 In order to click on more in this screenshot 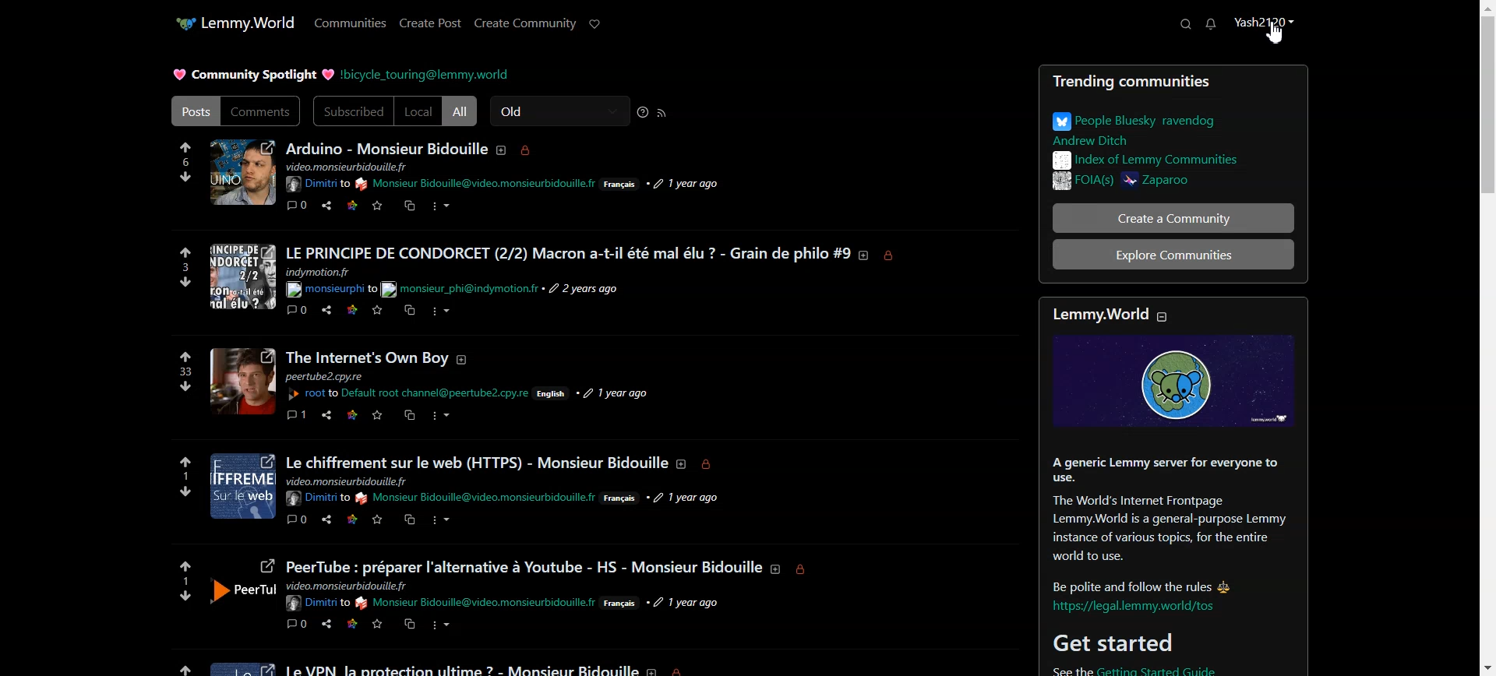, I will do `click(448, 312)`.